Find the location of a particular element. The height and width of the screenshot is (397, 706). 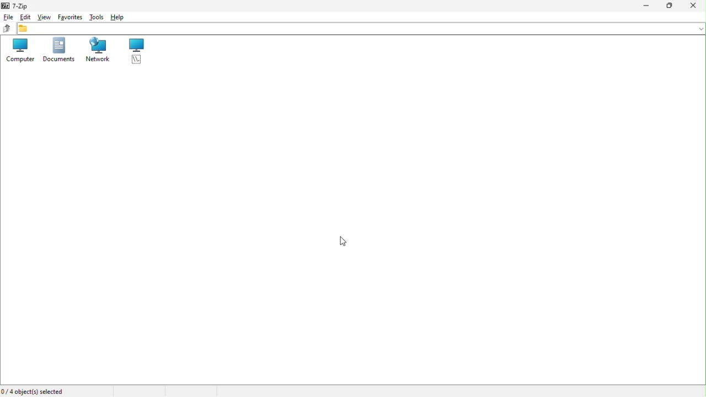

Tools is located at coordinates (97, 17).